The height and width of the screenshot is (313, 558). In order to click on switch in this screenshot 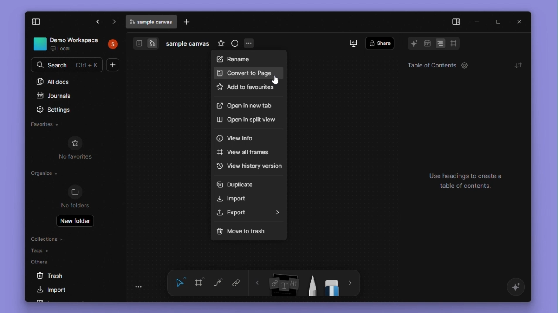, I will do `click(146, 43)`.